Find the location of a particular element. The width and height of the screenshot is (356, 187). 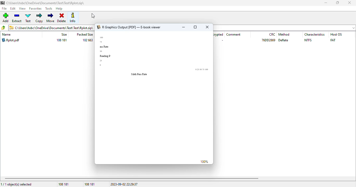

108 181 is located at coordinates (90, 184).